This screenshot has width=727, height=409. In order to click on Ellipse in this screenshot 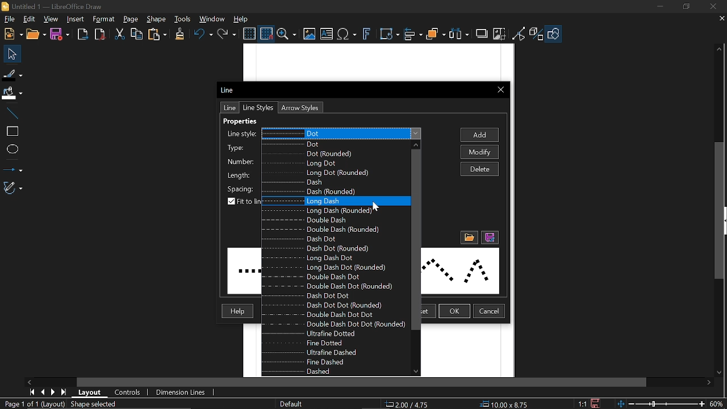, I will do `click(11, 148)`.